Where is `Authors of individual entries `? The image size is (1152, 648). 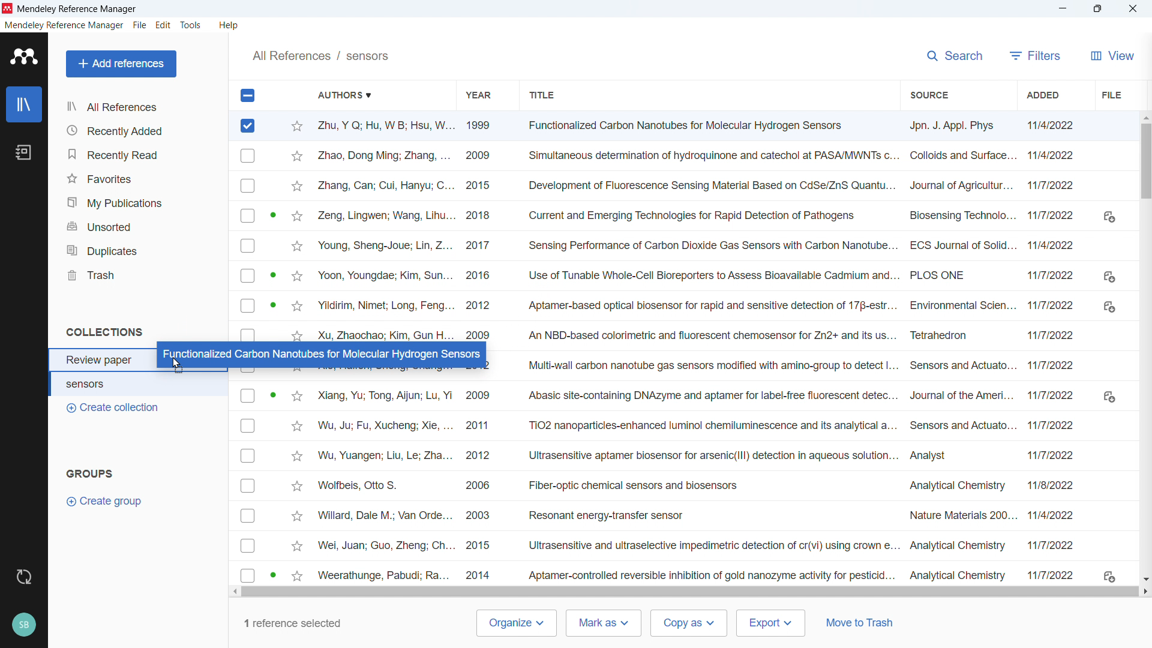
Authors of individual entries  is located at coordinates (383, 227).